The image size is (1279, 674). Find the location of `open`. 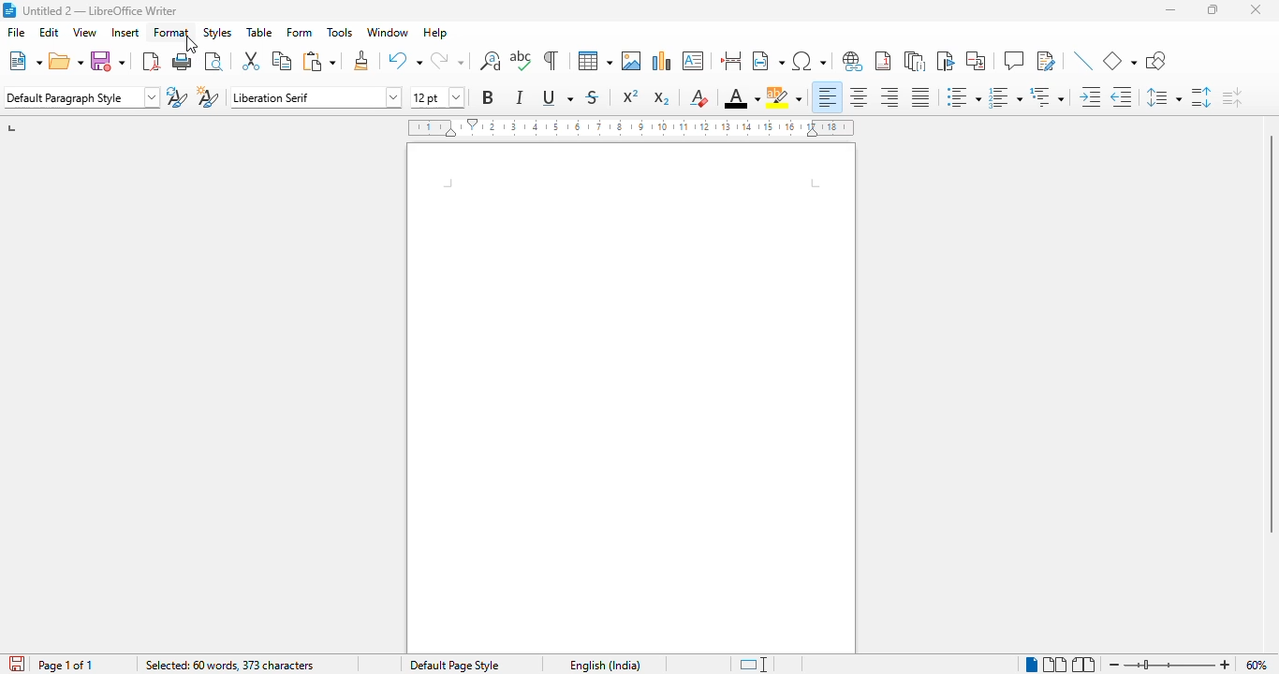

open is located at coordinates (66, 61).